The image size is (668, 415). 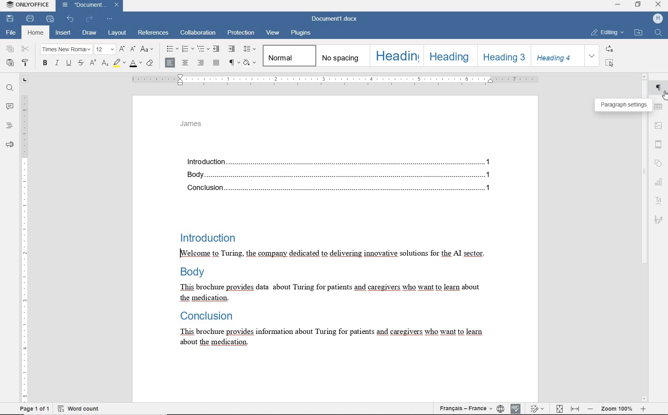 I want to click on subscript, so click(x=105, y=64).